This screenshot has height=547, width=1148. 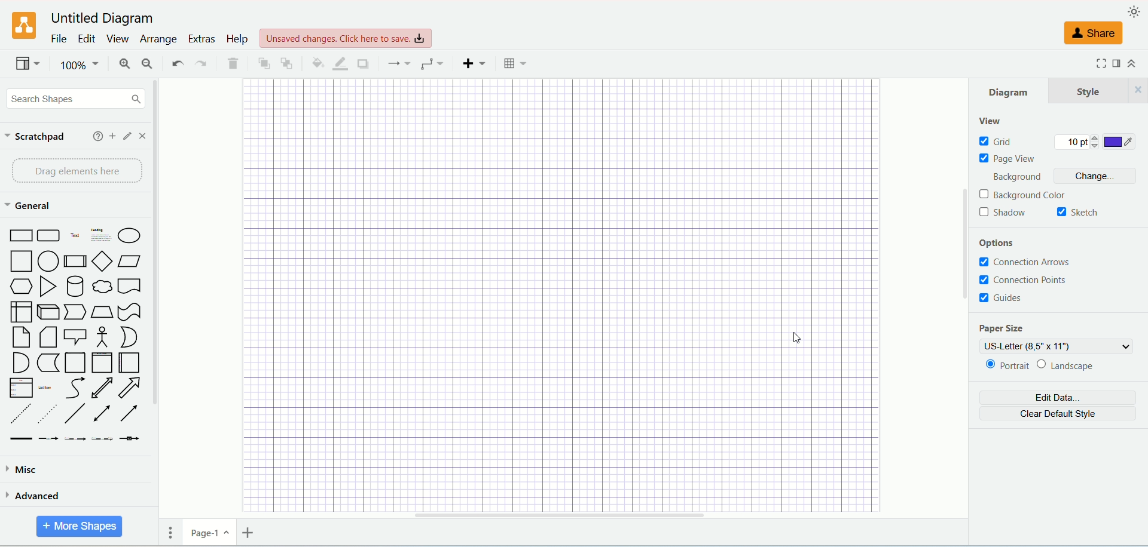 I want to click on 100%, so click(x=80, y=65).